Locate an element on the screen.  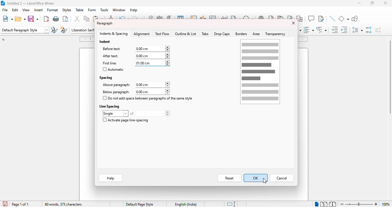
area is located at coordinates (256, 34).